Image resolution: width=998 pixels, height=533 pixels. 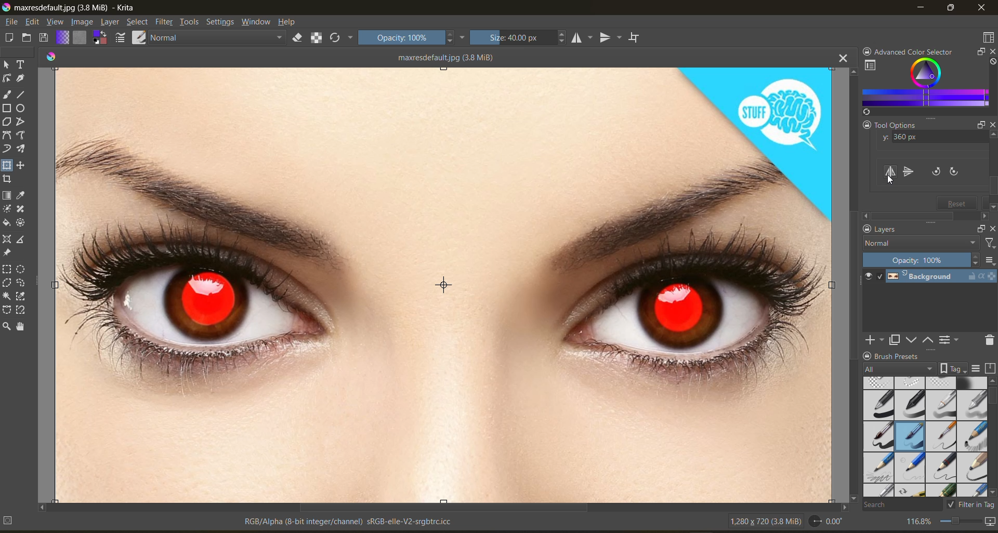 I want to click on zoom, so click(x=958, y=521).